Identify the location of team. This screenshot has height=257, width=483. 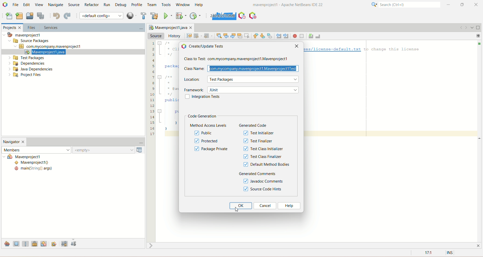
(152, 5).